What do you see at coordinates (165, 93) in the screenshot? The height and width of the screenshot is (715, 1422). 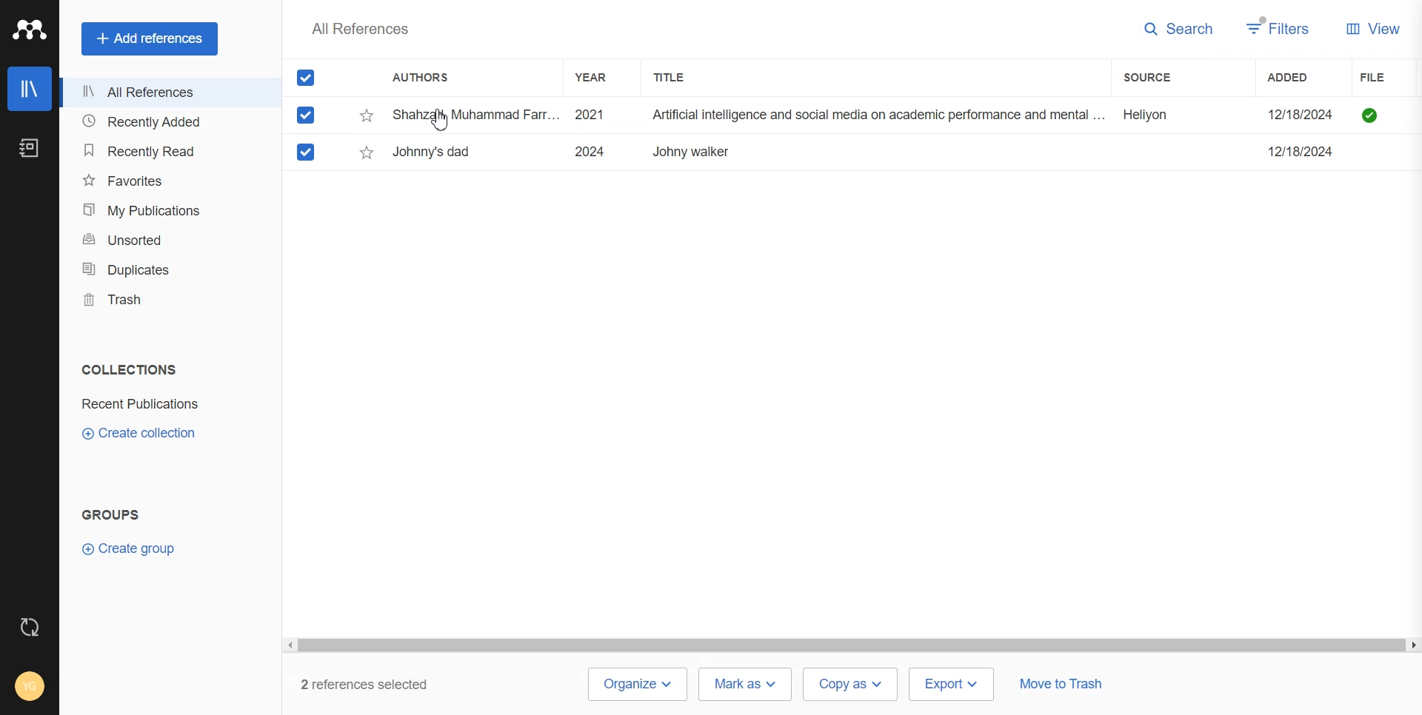 I see `All References` at bounding box center [165, 93].